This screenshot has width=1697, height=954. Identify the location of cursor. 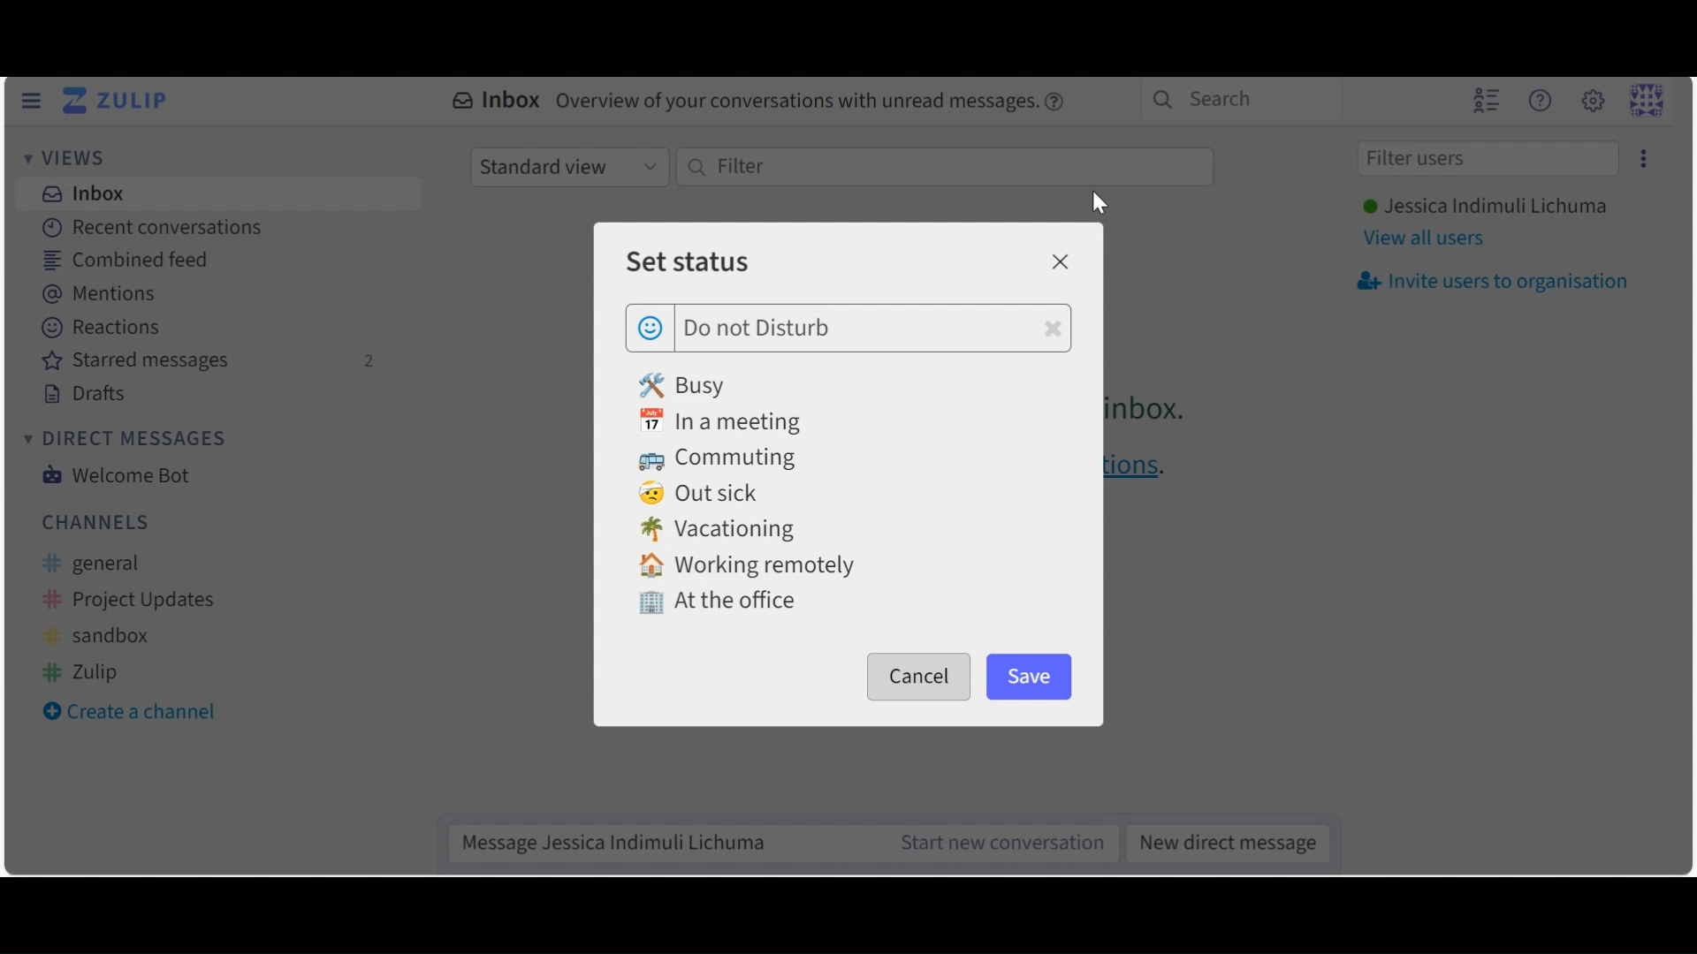
(1100, 204).